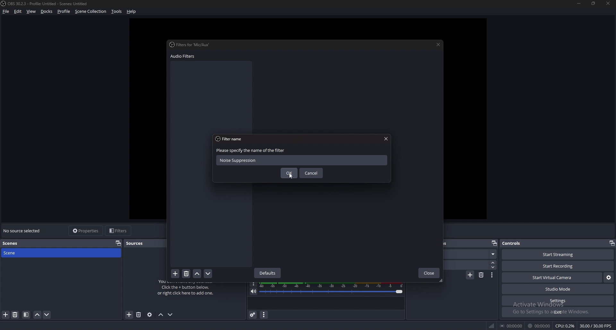 The image size is (616, 330). What do you see at coordinates (116, 12) in the screenshot?
I see `tools` at bounding box center [116, 12].